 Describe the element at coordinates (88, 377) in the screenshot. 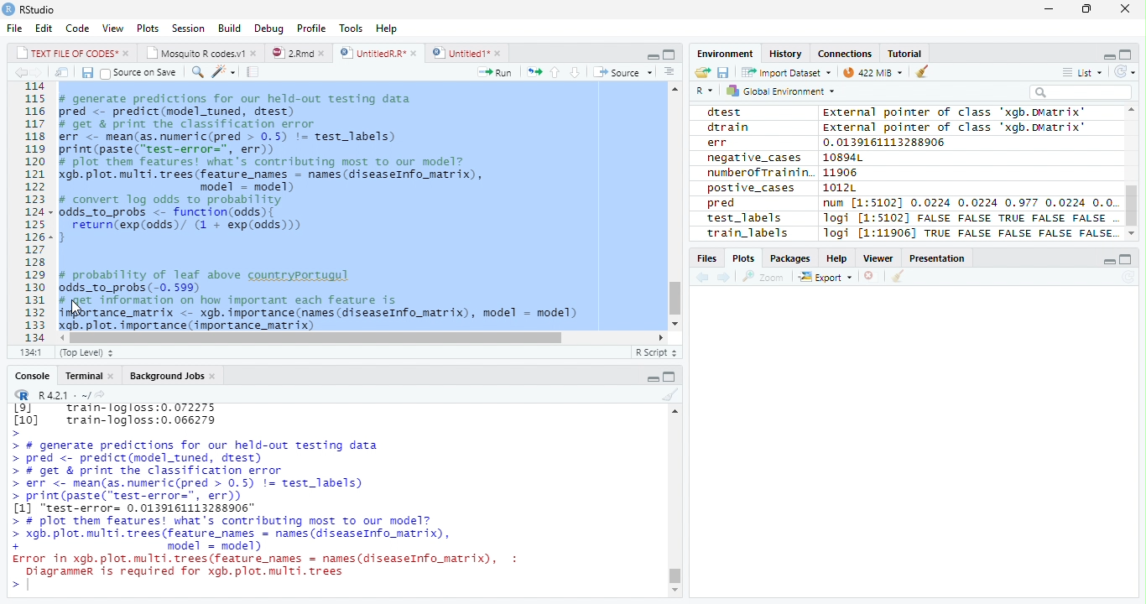

I see `Terminal` at that location.